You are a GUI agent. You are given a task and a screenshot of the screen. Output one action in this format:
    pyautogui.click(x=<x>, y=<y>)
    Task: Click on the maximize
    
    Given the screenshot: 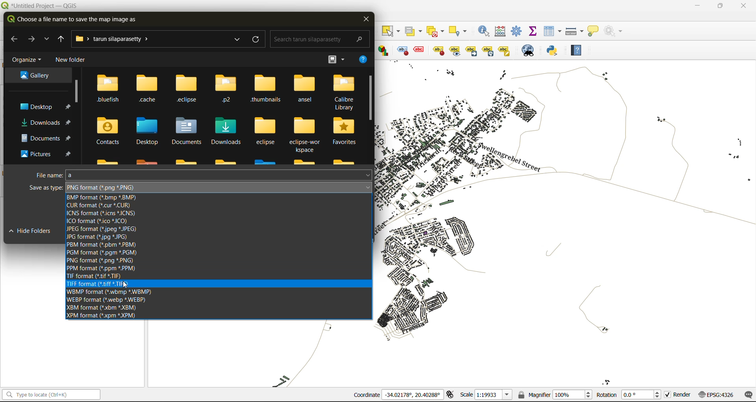 What is the action you would take?
    pyautogui.click(x=721, y=6)
    